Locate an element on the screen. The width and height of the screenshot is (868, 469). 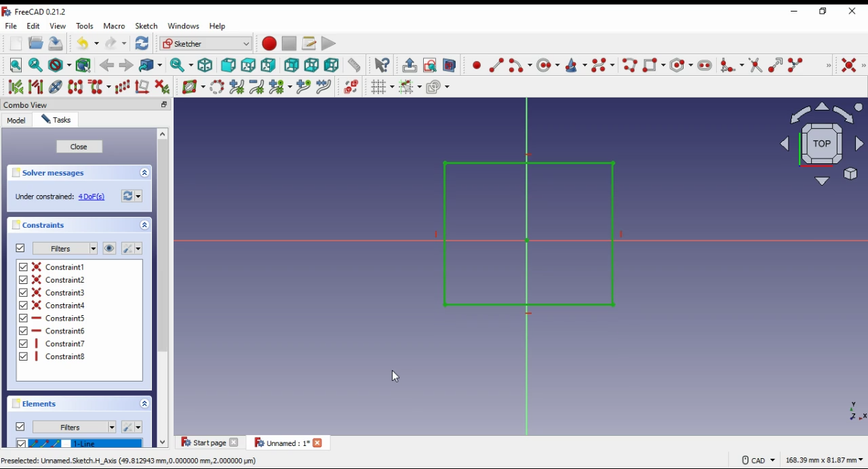
undo is located at coordinates (88, 43).